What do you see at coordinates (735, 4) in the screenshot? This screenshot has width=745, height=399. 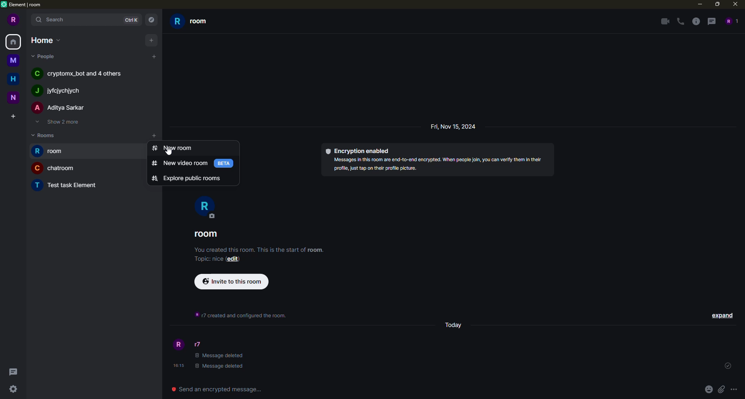 I see `close` at bounding box center [735, 4].